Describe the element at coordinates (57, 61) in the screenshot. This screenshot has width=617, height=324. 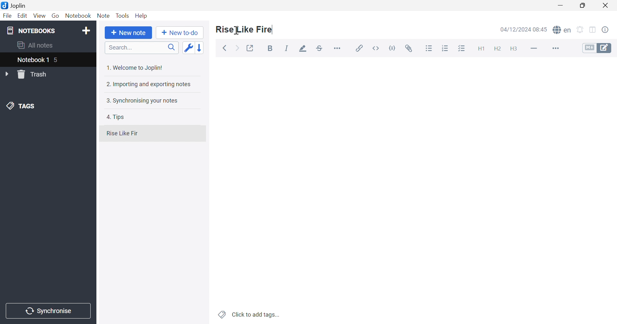
I see `5` at that location.